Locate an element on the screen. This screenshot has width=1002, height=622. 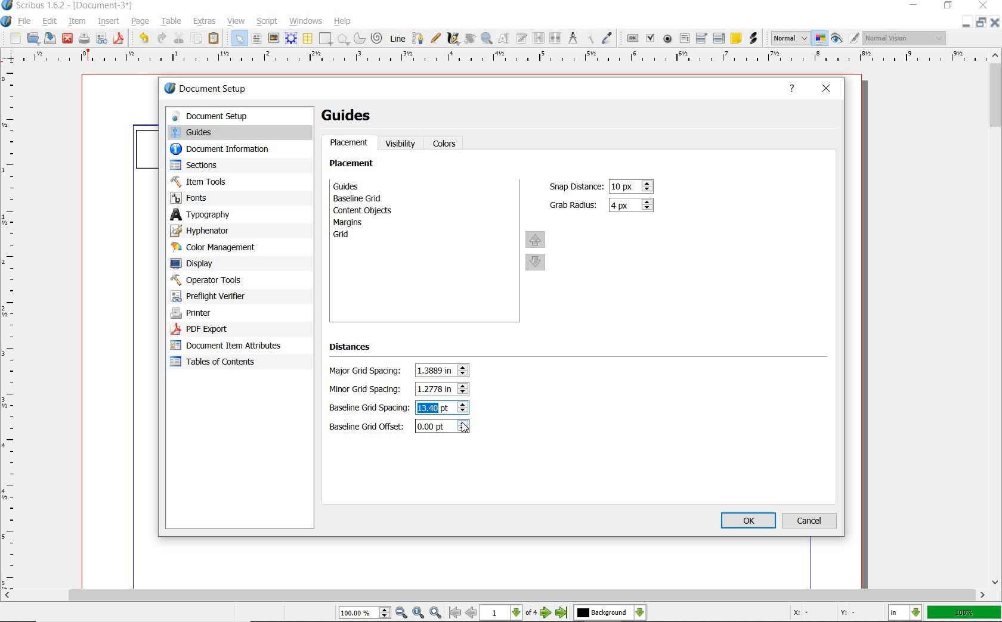
pdf list box is located at coordinates (719, 38).